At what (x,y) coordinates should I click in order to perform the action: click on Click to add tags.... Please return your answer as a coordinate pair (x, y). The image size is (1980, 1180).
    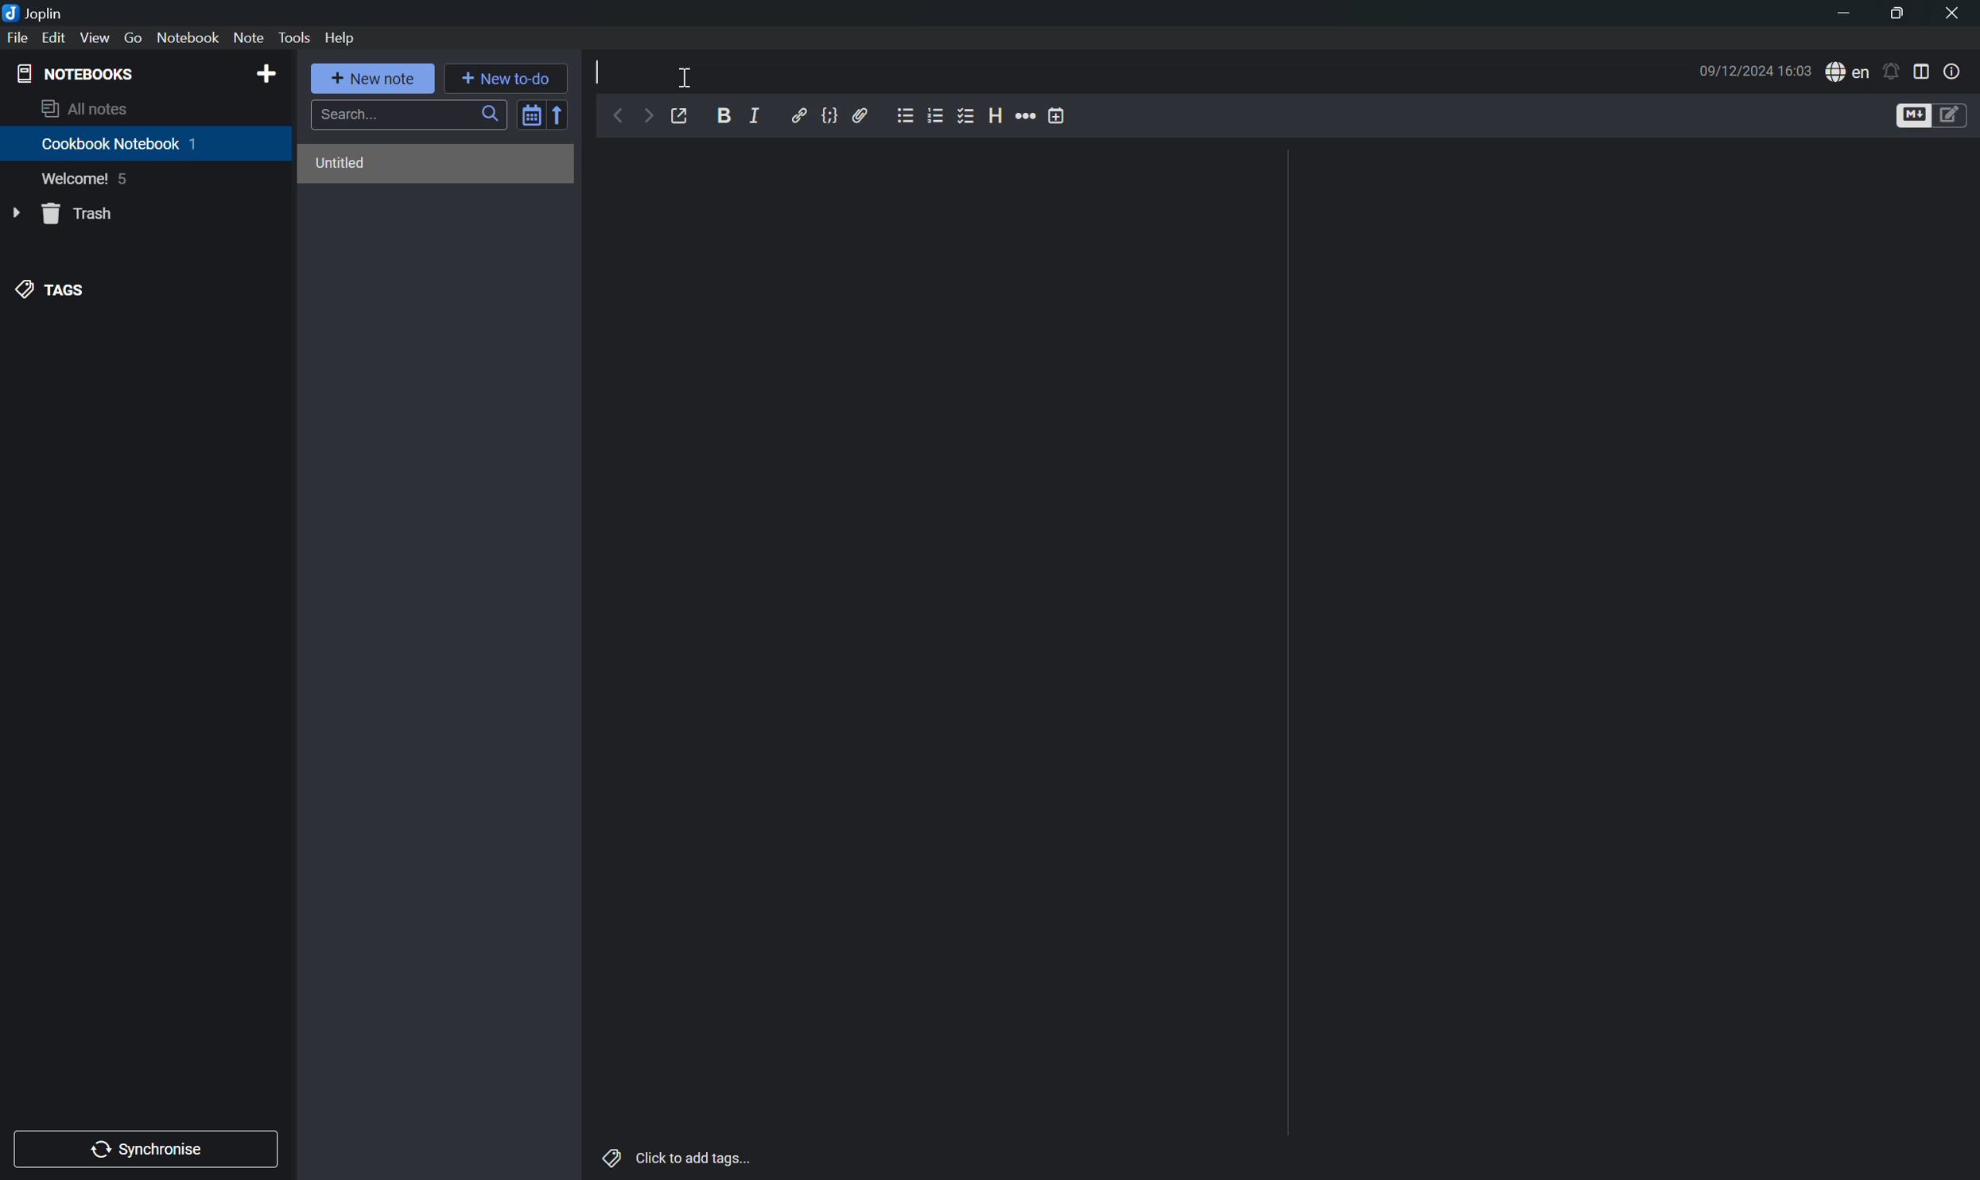
    Looking at the image, I should click on (680, 1160).